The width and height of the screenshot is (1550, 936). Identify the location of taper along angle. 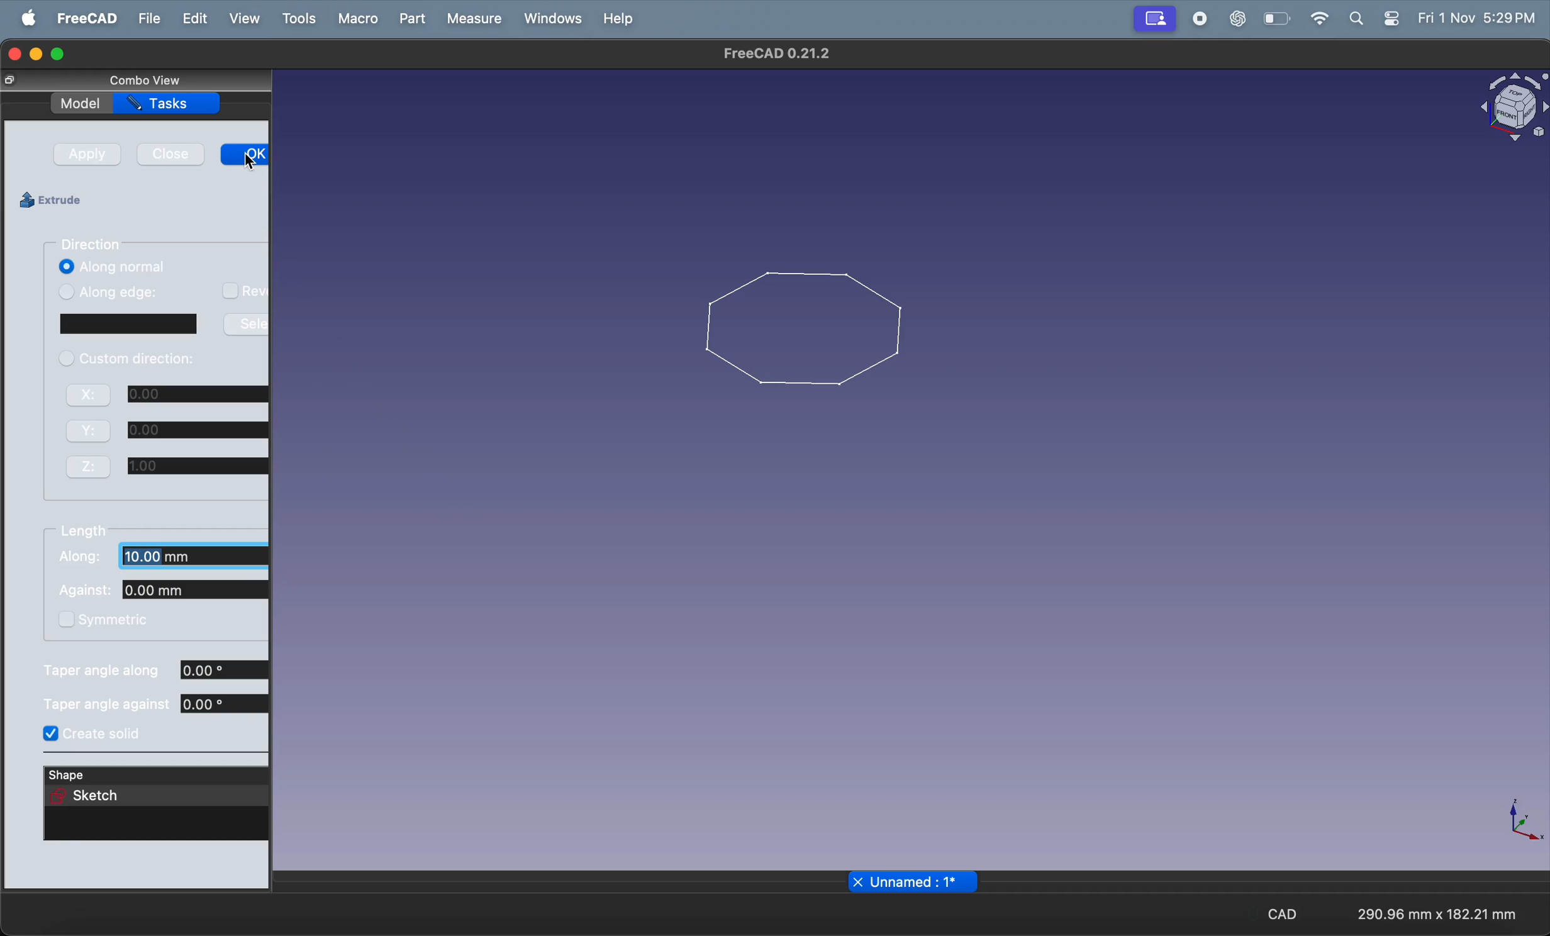
(155, 672).